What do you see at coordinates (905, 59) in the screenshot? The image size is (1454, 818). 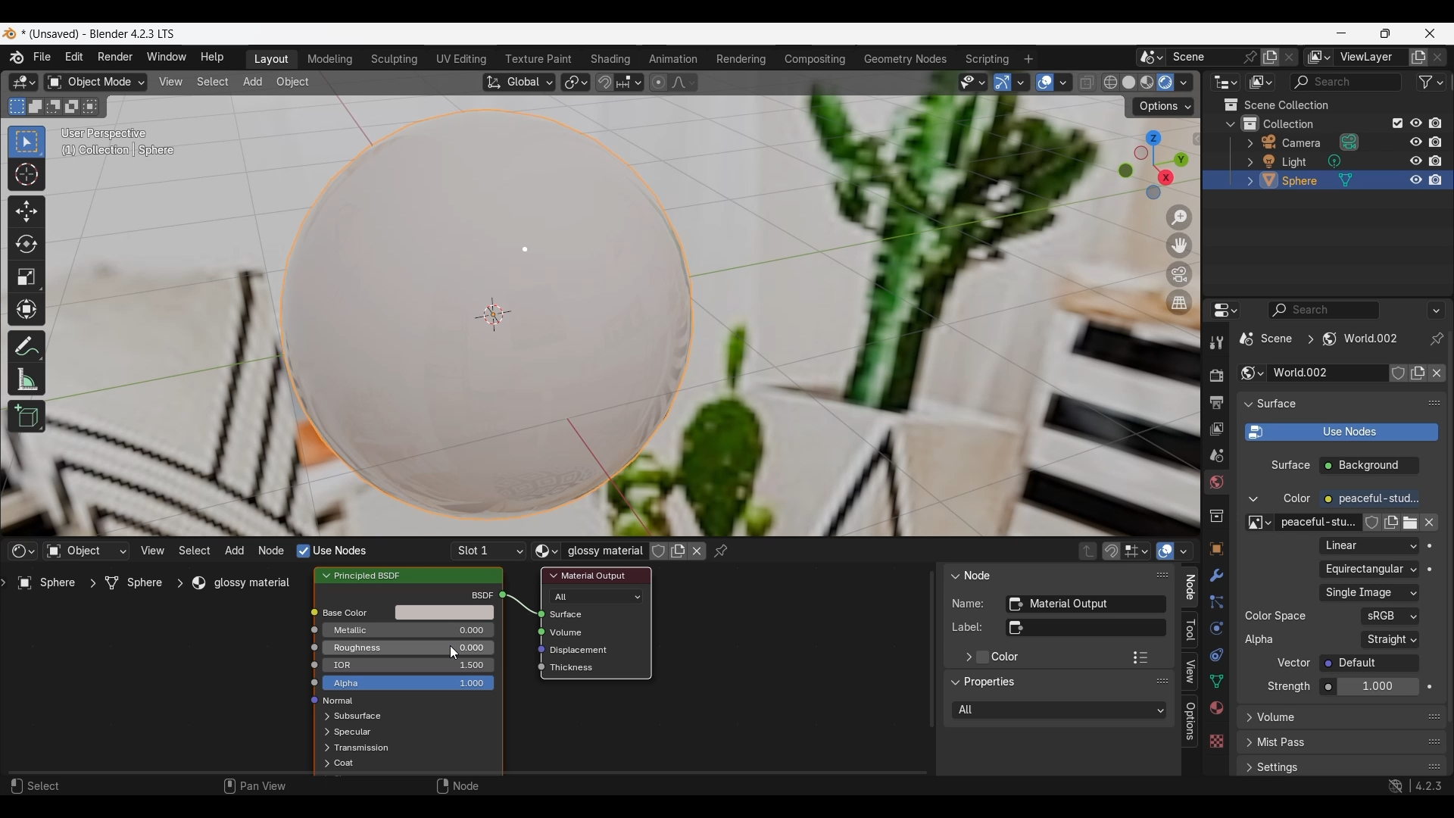 I see `Geometry nodes workspace` at bounding box center [905, 59].